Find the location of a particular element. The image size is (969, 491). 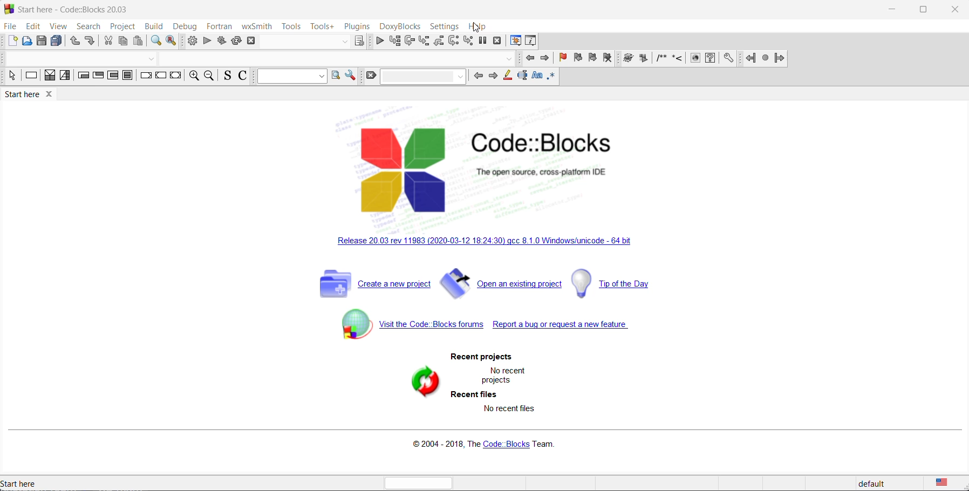

various info is located at coordinates (533, 42).